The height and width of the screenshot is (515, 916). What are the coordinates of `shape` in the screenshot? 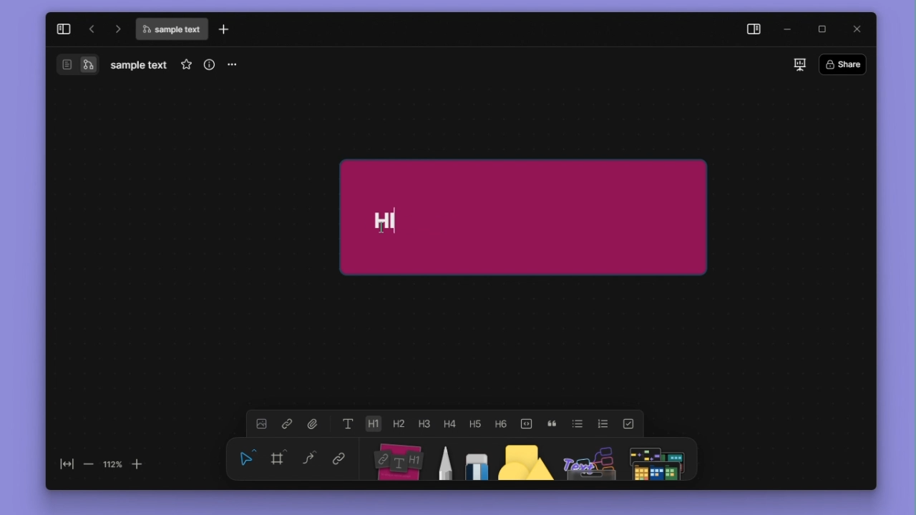 It's located at (525, 459).